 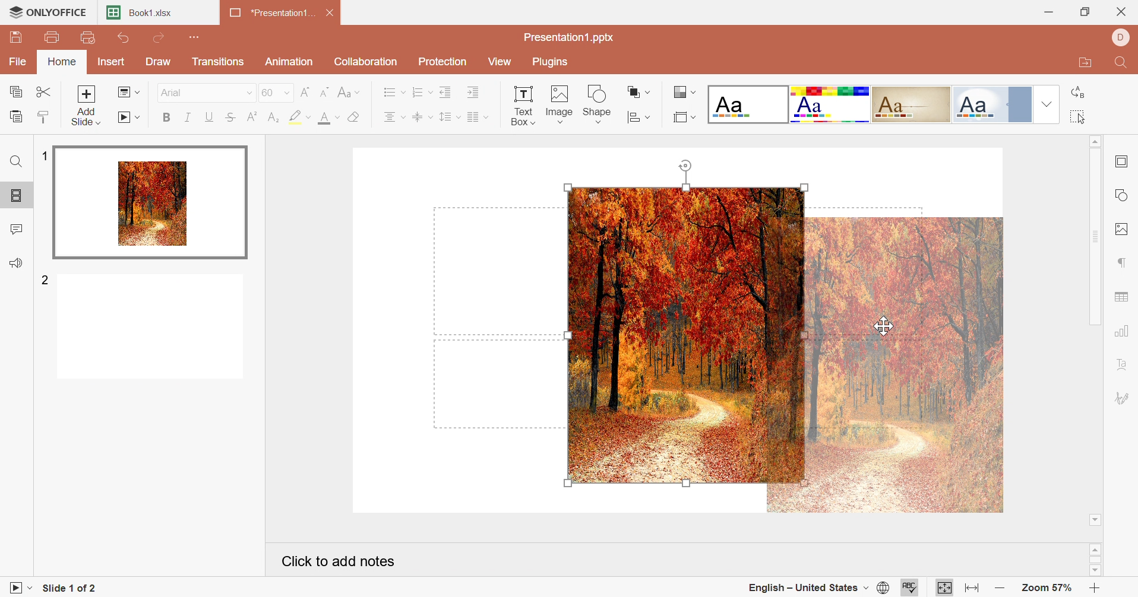 I want to click on Paste, so click(x=17, y=116).